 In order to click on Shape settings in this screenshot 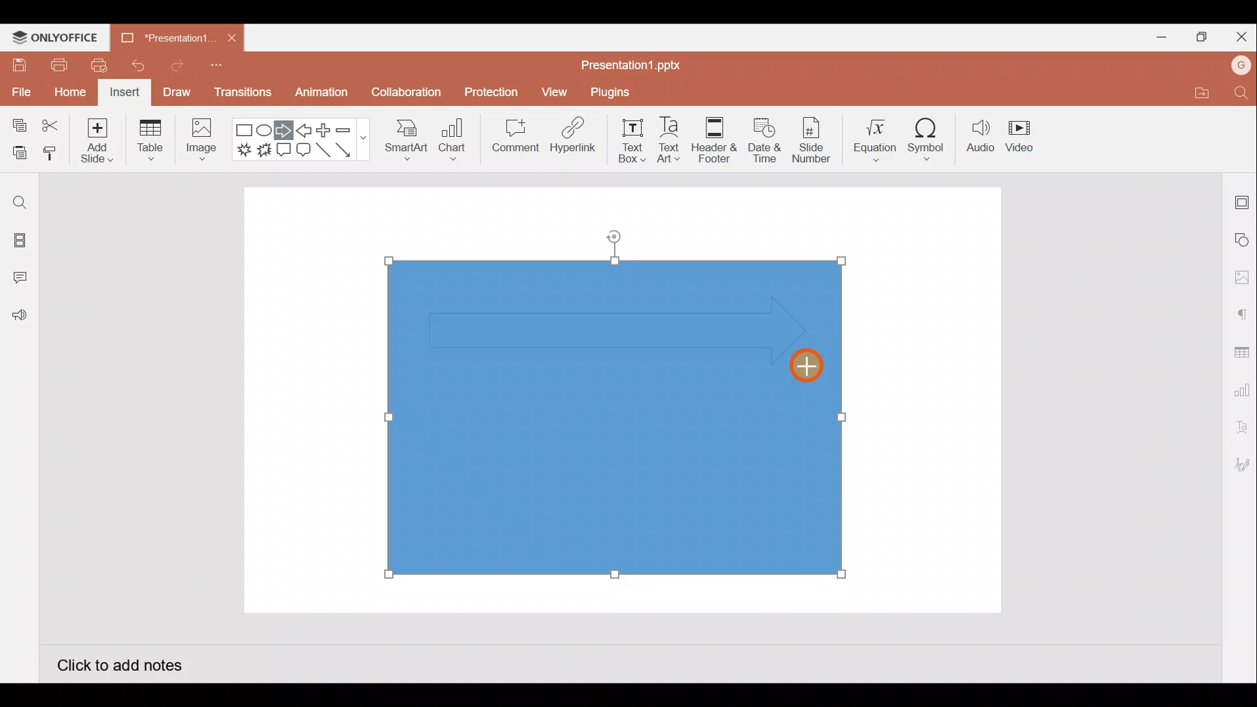, I will do `click(1243, 239)`.